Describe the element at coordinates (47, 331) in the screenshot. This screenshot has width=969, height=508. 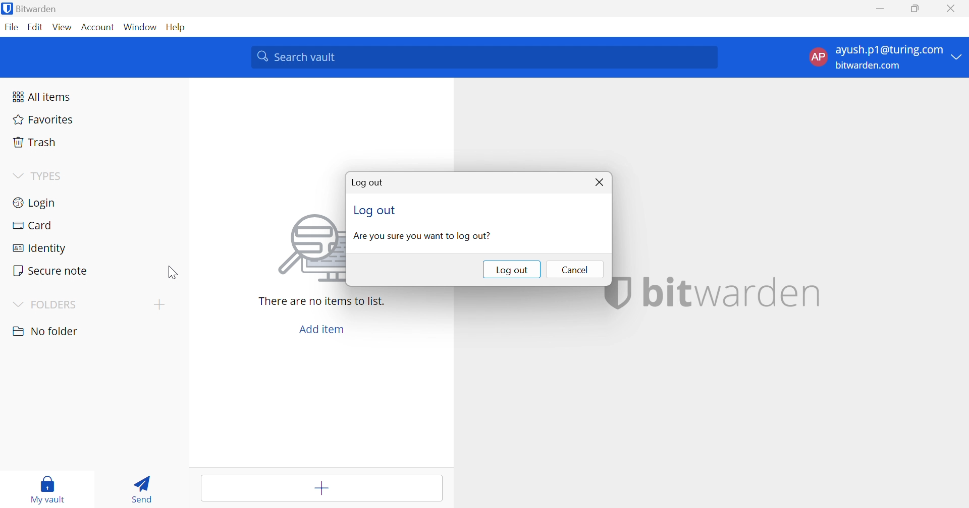
I see `No folder` at that location.